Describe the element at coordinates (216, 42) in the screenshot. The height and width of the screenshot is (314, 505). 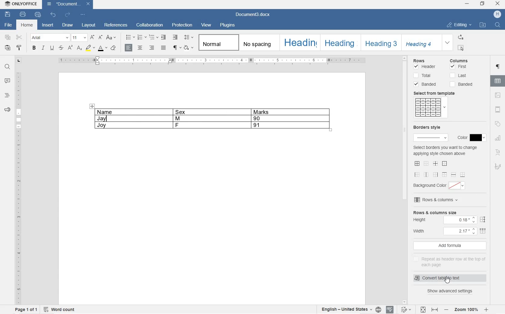
I see `NORMAL` at that location.